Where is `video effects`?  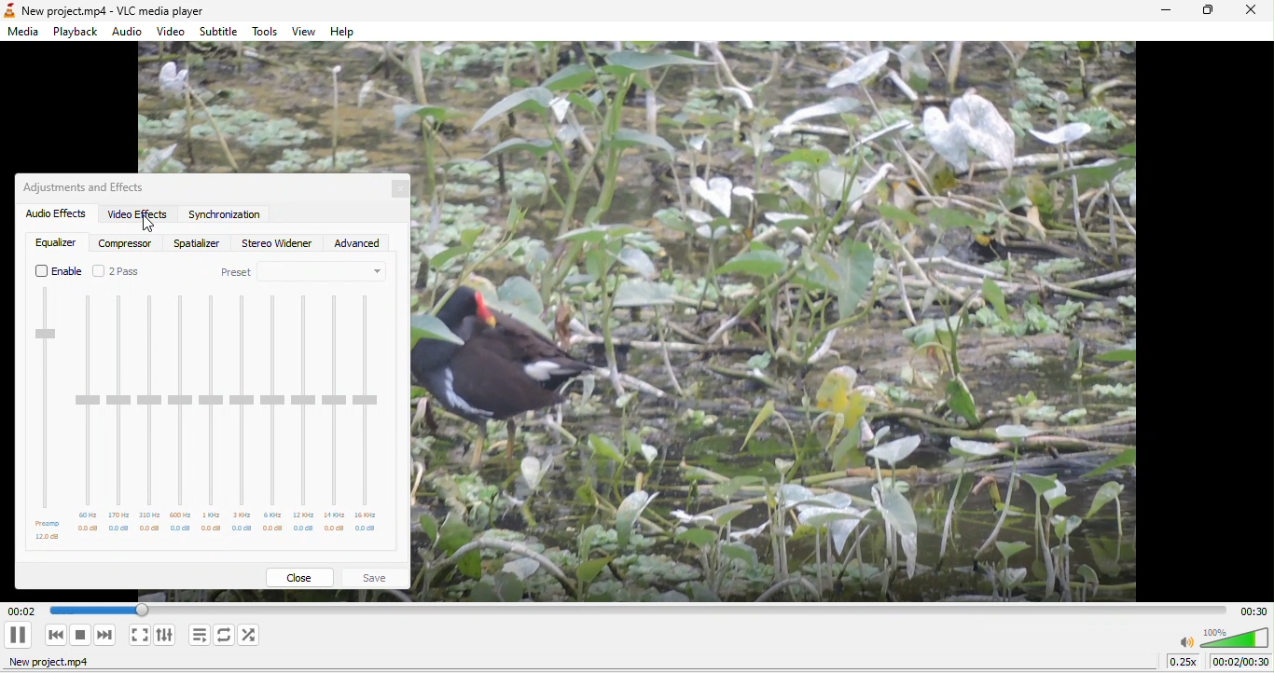 video effects is located at coordinates (136, 215).